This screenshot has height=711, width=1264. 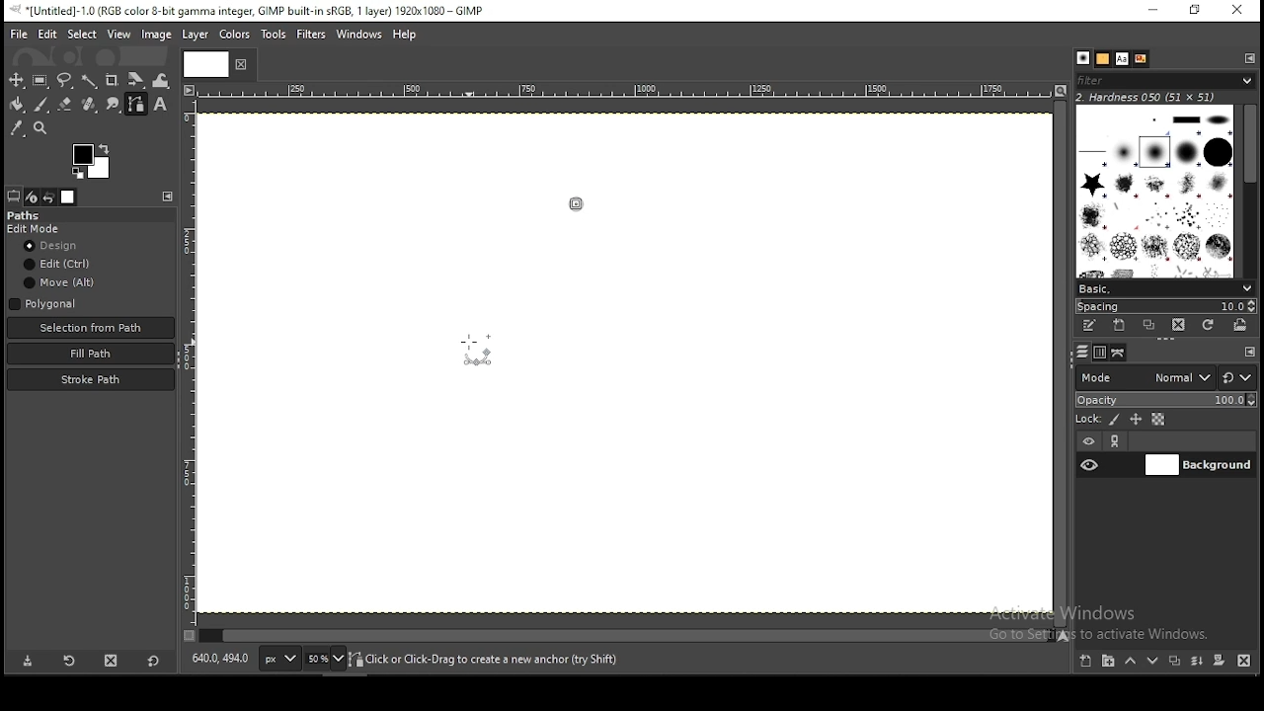 What do you see at coordinates (624, 637) in the screenshot?
I see `scroll bar` at bounding box center [624, 637].